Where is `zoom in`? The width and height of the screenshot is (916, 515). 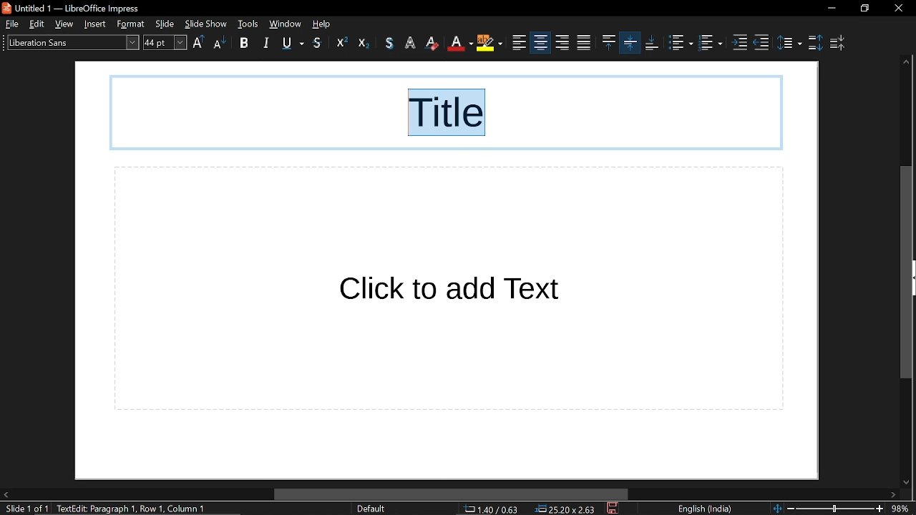
zoom in is located at coordinates (880, 509).